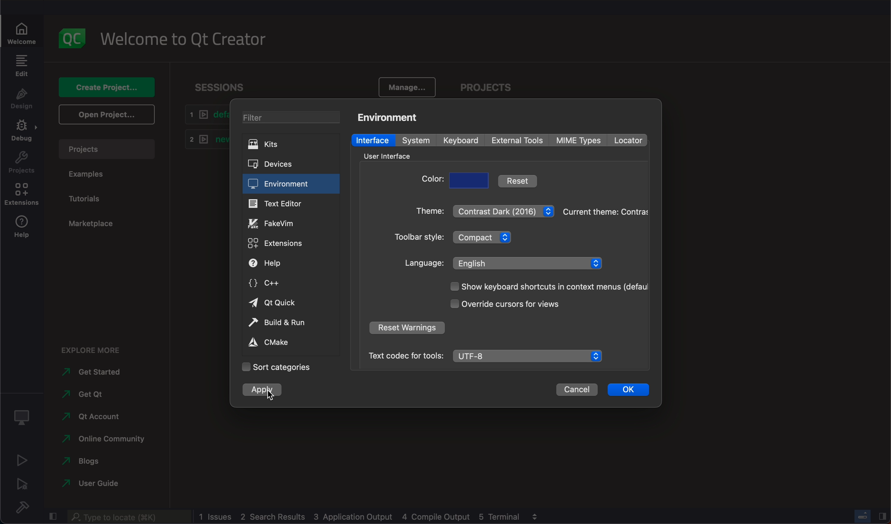 This screenshot has height=524, width=891. I want to click on new1, so click(206, 140).